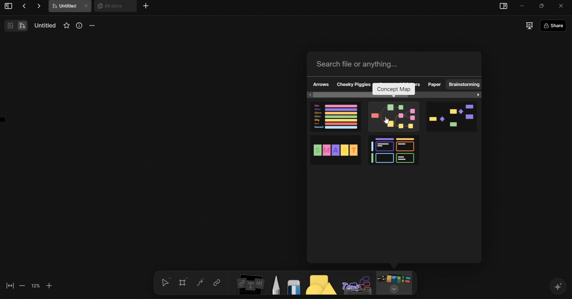 This screenshot has width=572, height=299. What do you see at coordinates (394, 63) in the screenshot?
I see `Search` at bounding box center [394, 63].